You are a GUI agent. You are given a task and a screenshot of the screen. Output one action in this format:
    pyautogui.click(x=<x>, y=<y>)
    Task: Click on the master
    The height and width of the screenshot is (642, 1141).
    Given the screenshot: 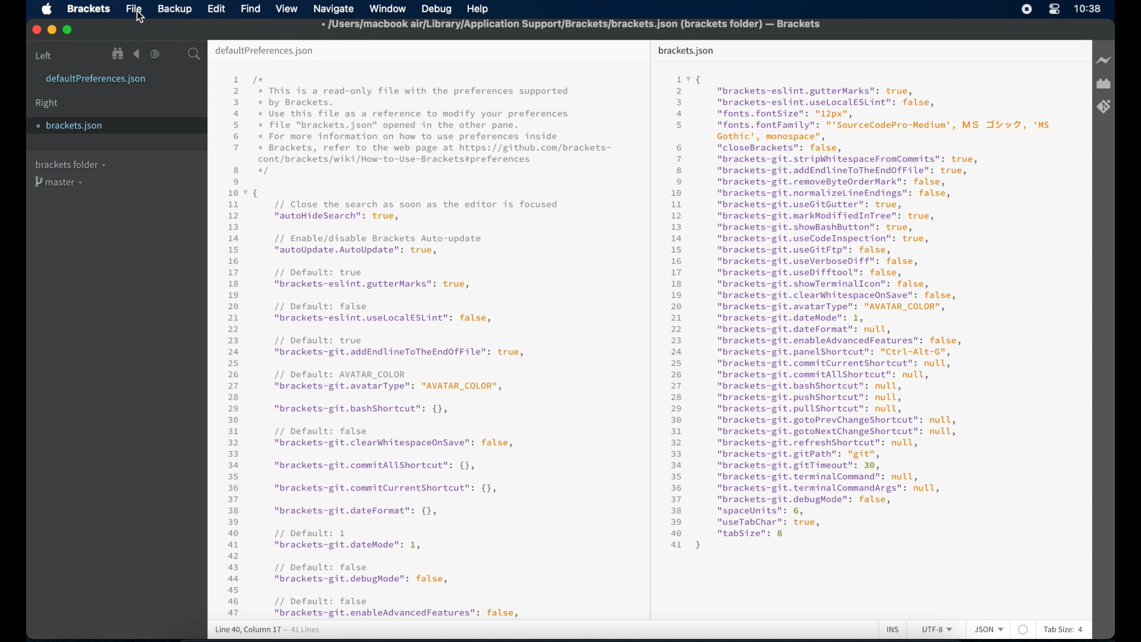 What is the action you would take?
    pyautogui.click(x=60, y=182)
    